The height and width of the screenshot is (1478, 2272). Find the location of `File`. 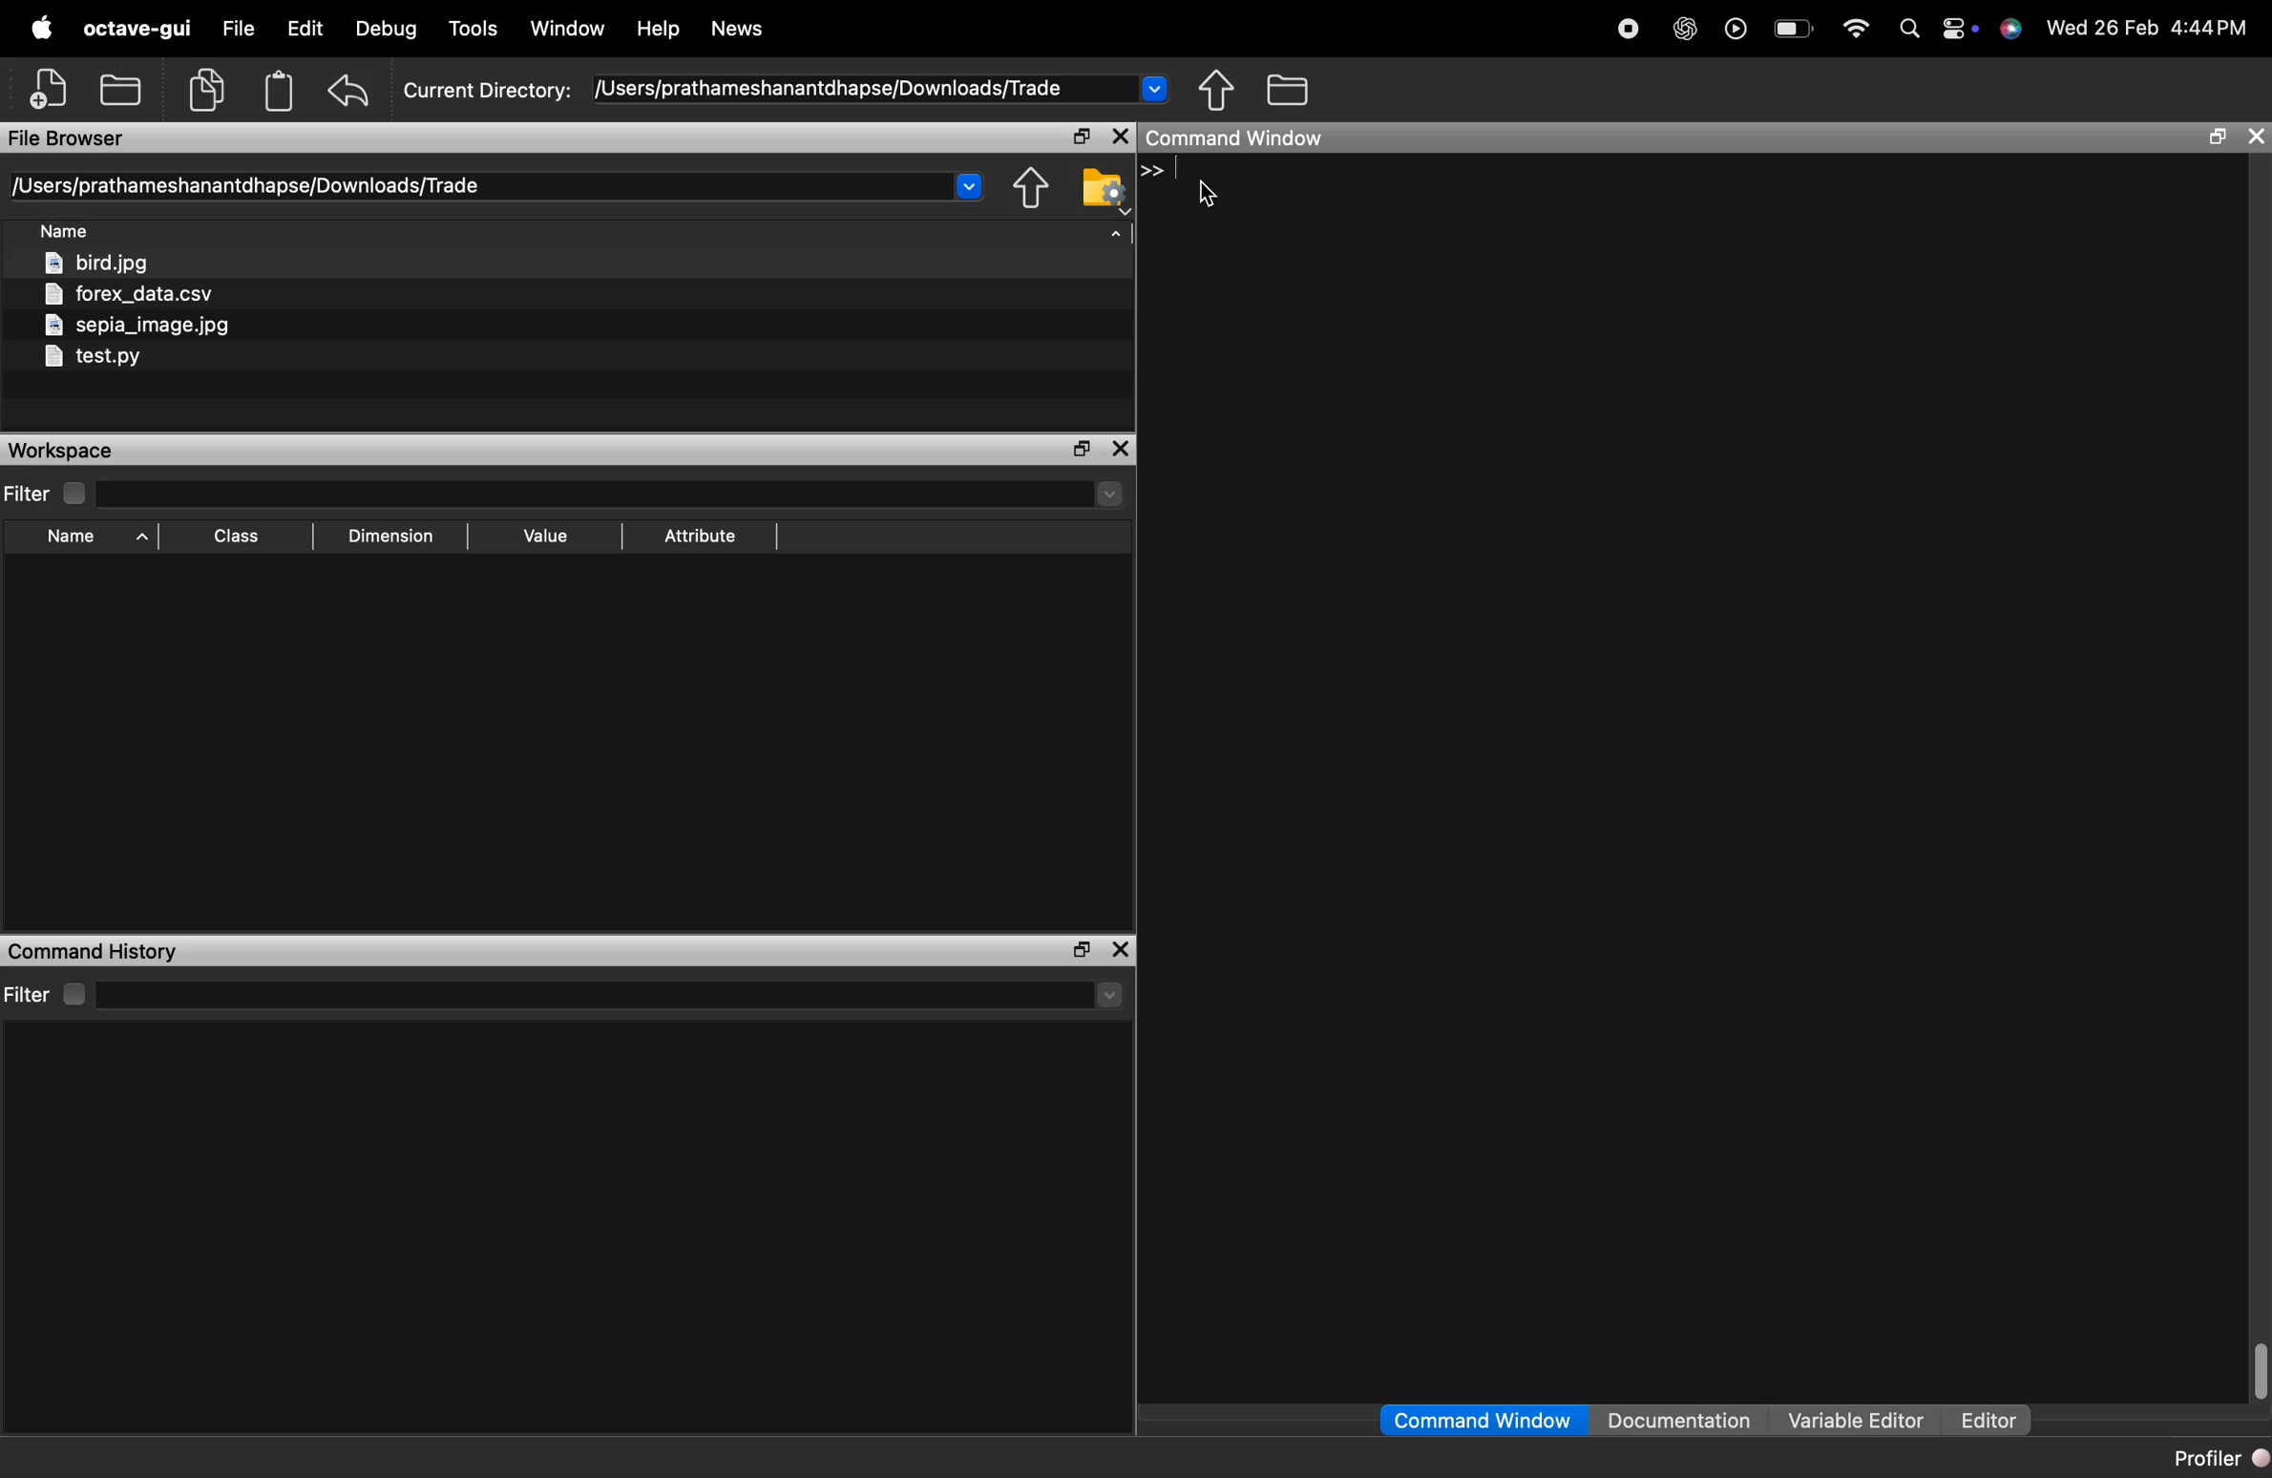

File is located at coordinates (241, 28).